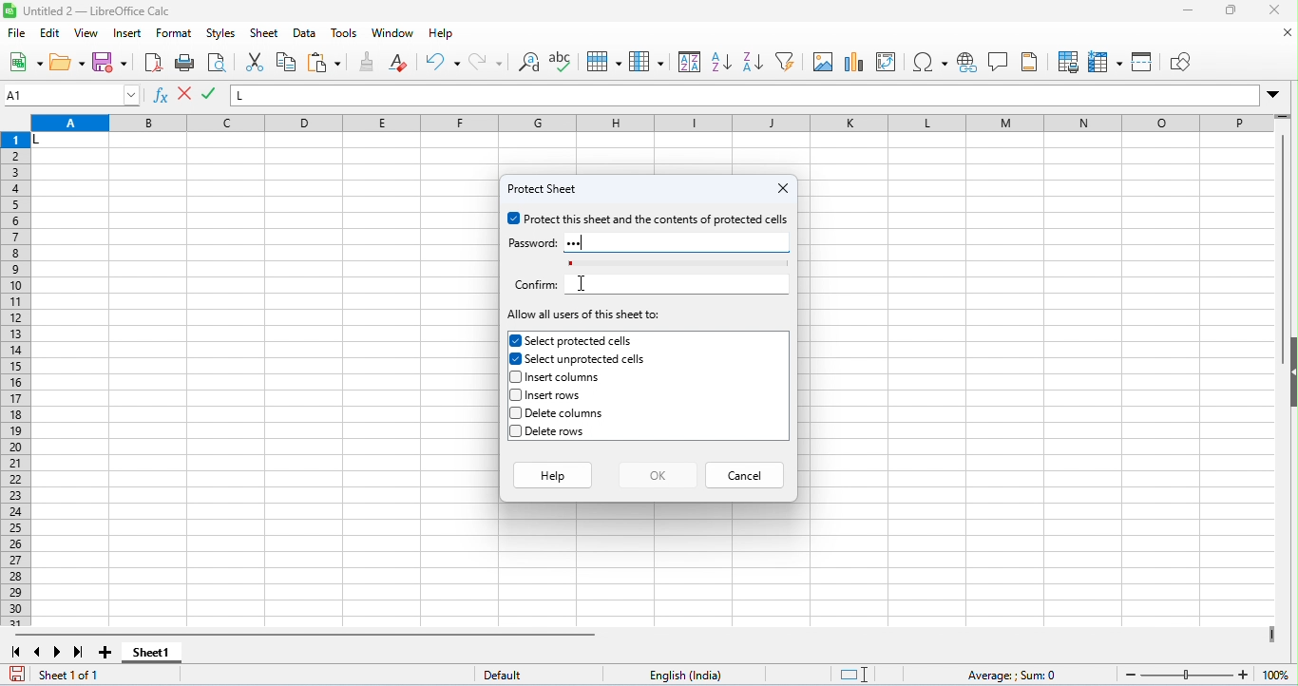  What do you see at coordinates (221, 34) in the screenshot?
I see `styles` at bounding box center [221, 34].